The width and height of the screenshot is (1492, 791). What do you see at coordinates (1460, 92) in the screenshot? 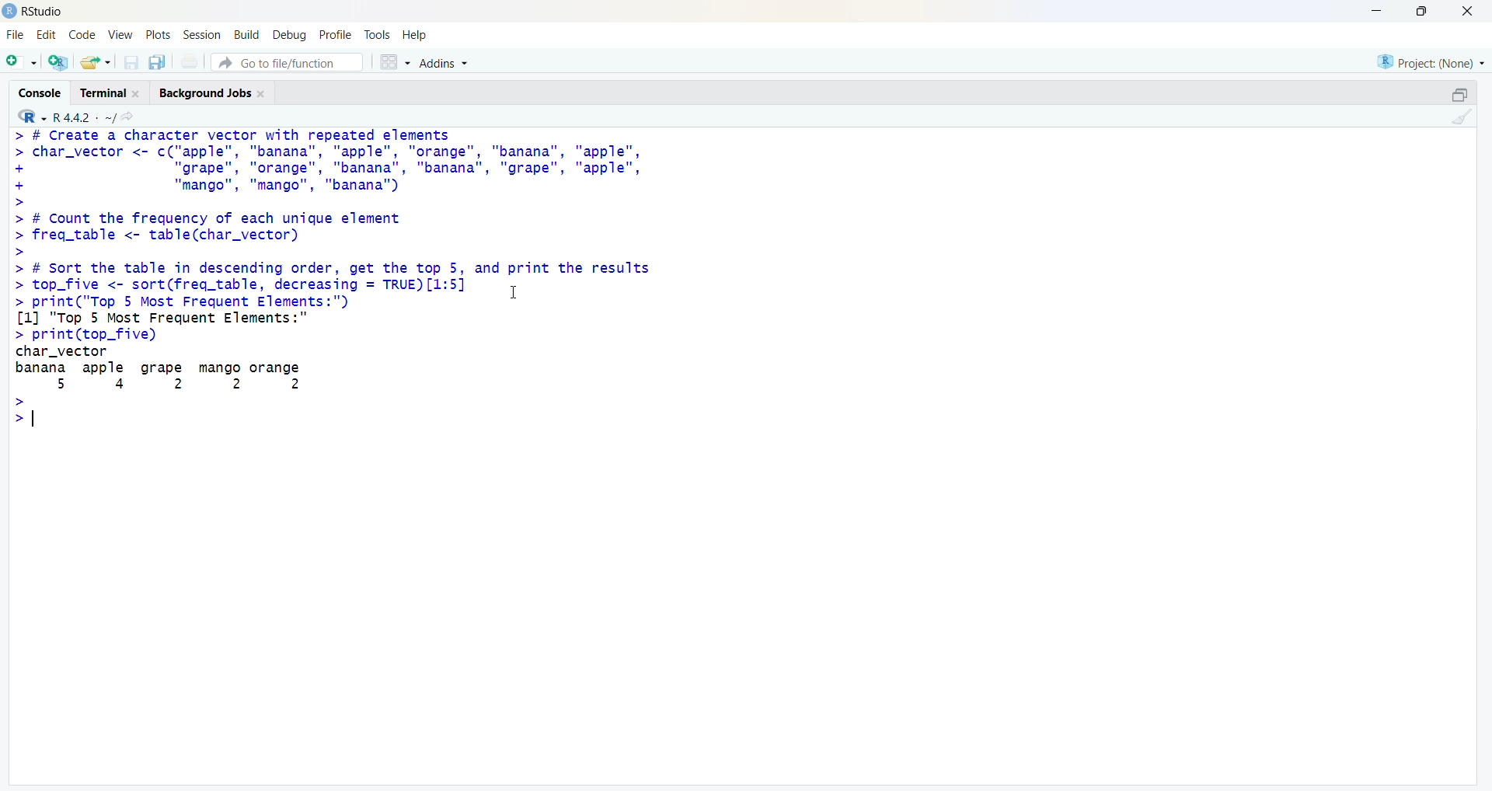
I see `Maximize` at bounding box center [1460, 92].